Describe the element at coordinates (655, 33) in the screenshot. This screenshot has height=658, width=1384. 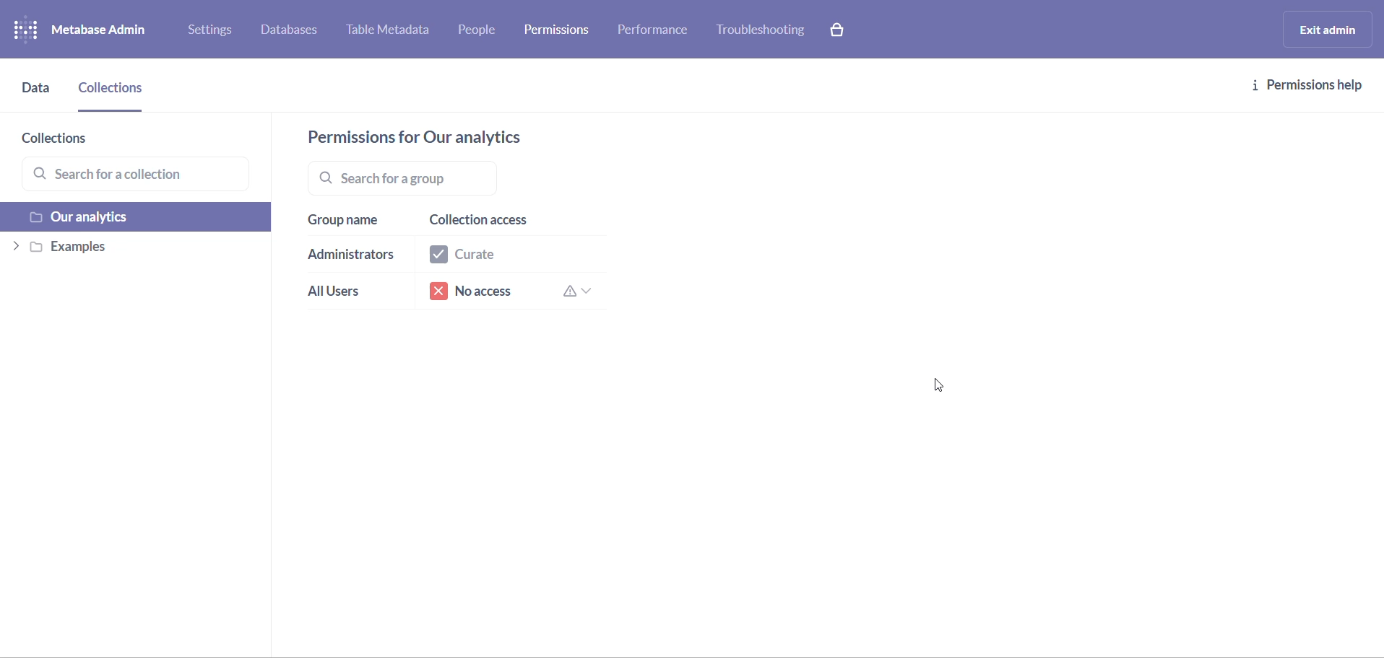
I see `performance` at that location.